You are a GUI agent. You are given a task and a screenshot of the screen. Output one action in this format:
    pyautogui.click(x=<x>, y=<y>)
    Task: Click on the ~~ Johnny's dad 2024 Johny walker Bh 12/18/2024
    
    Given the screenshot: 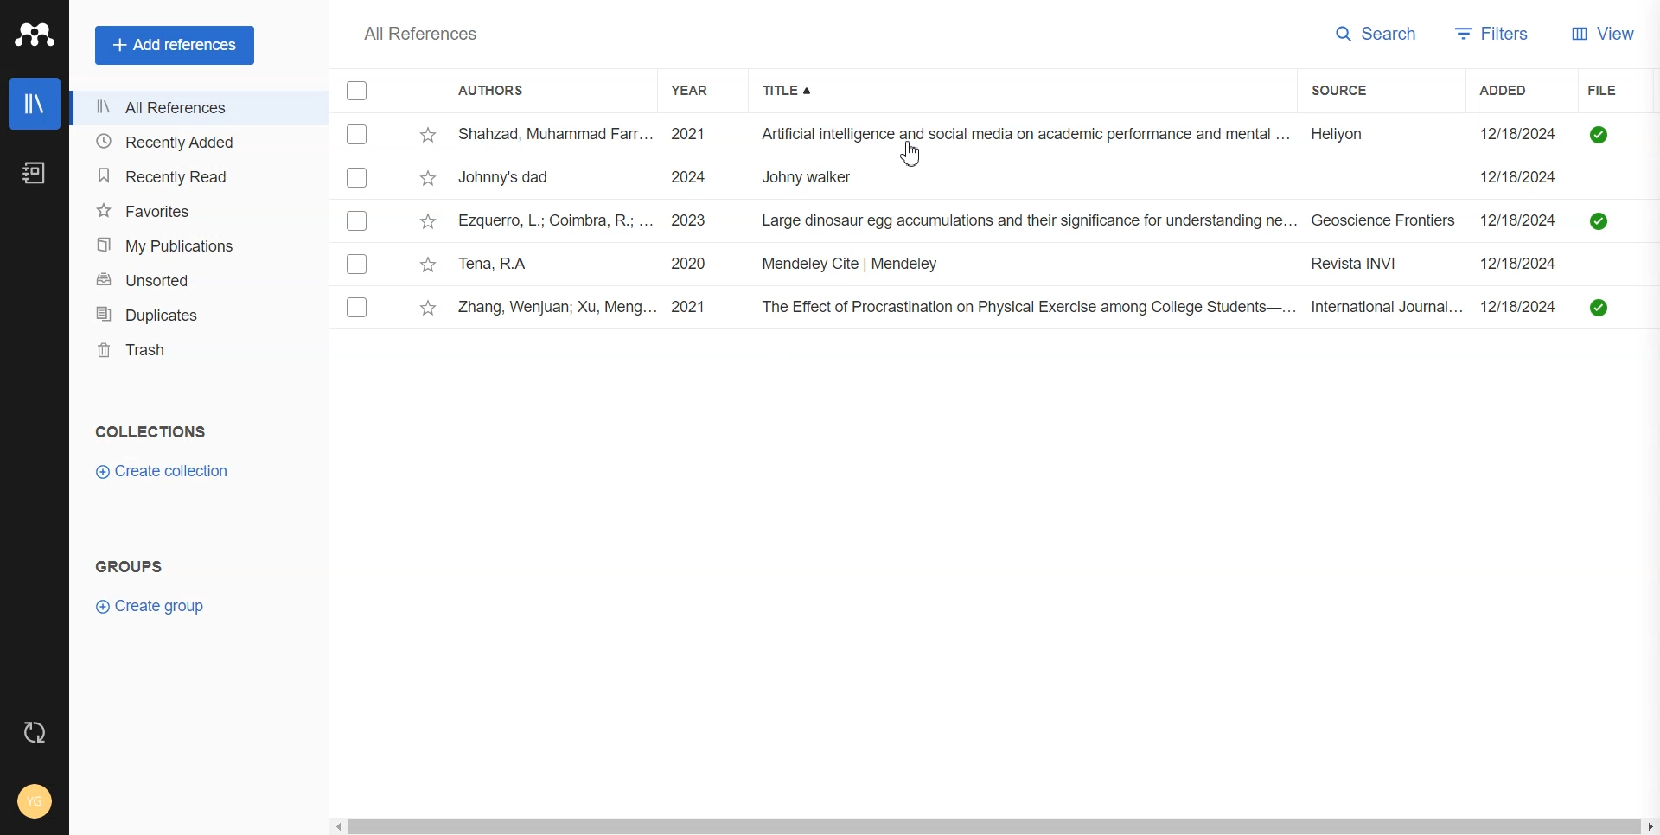 What is the action you would take?
    pyautogui.click(x=1009, y=176)
    